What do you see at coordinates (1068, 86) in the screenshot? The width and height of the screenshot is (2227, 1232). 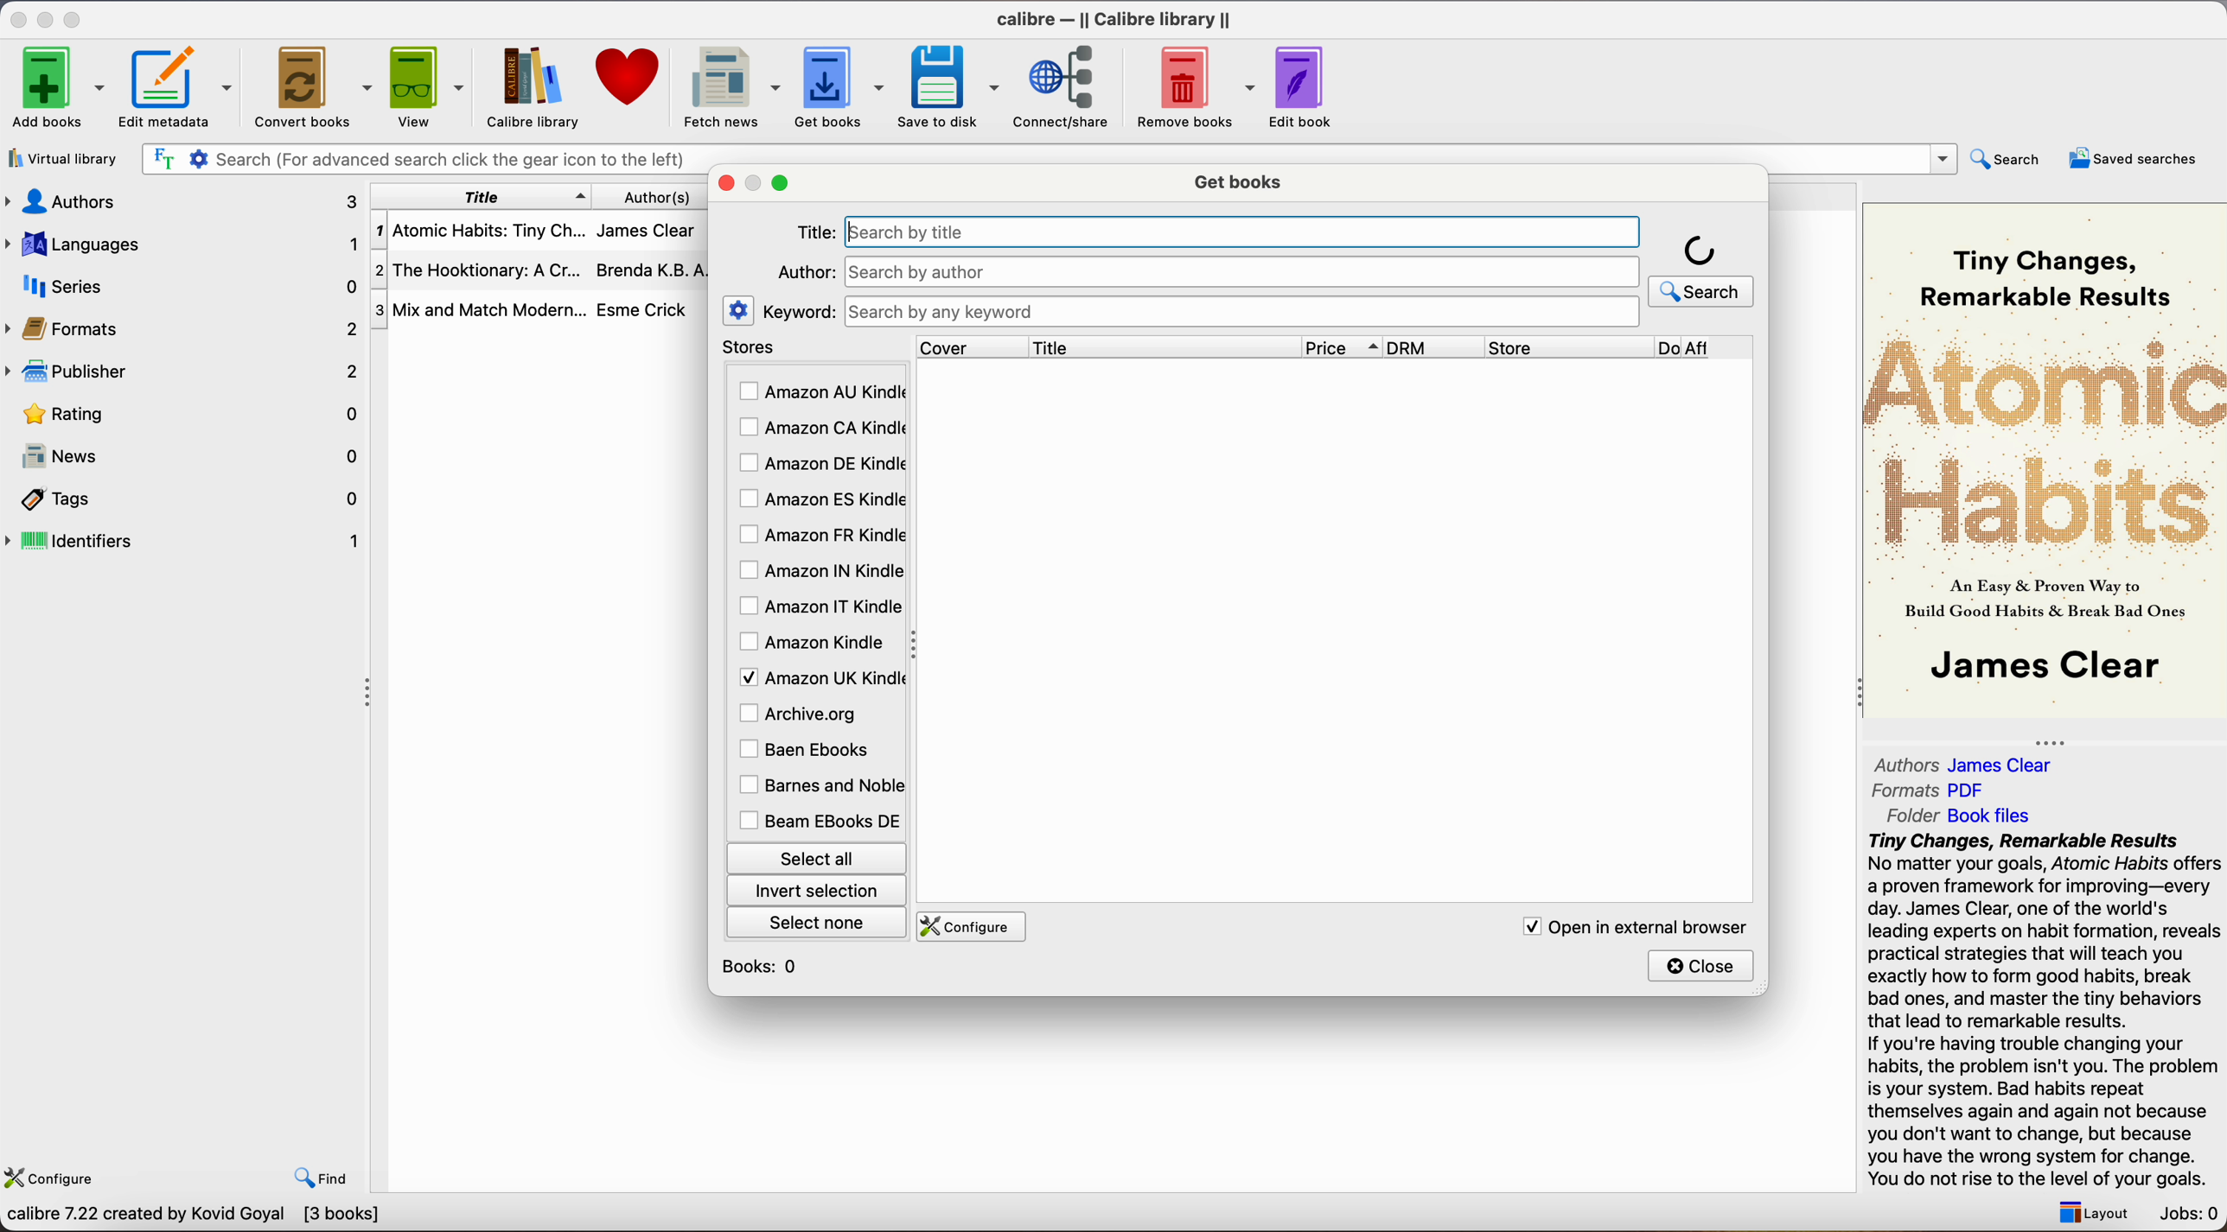 I see `connect/share` at bounding box center [1068, 86].